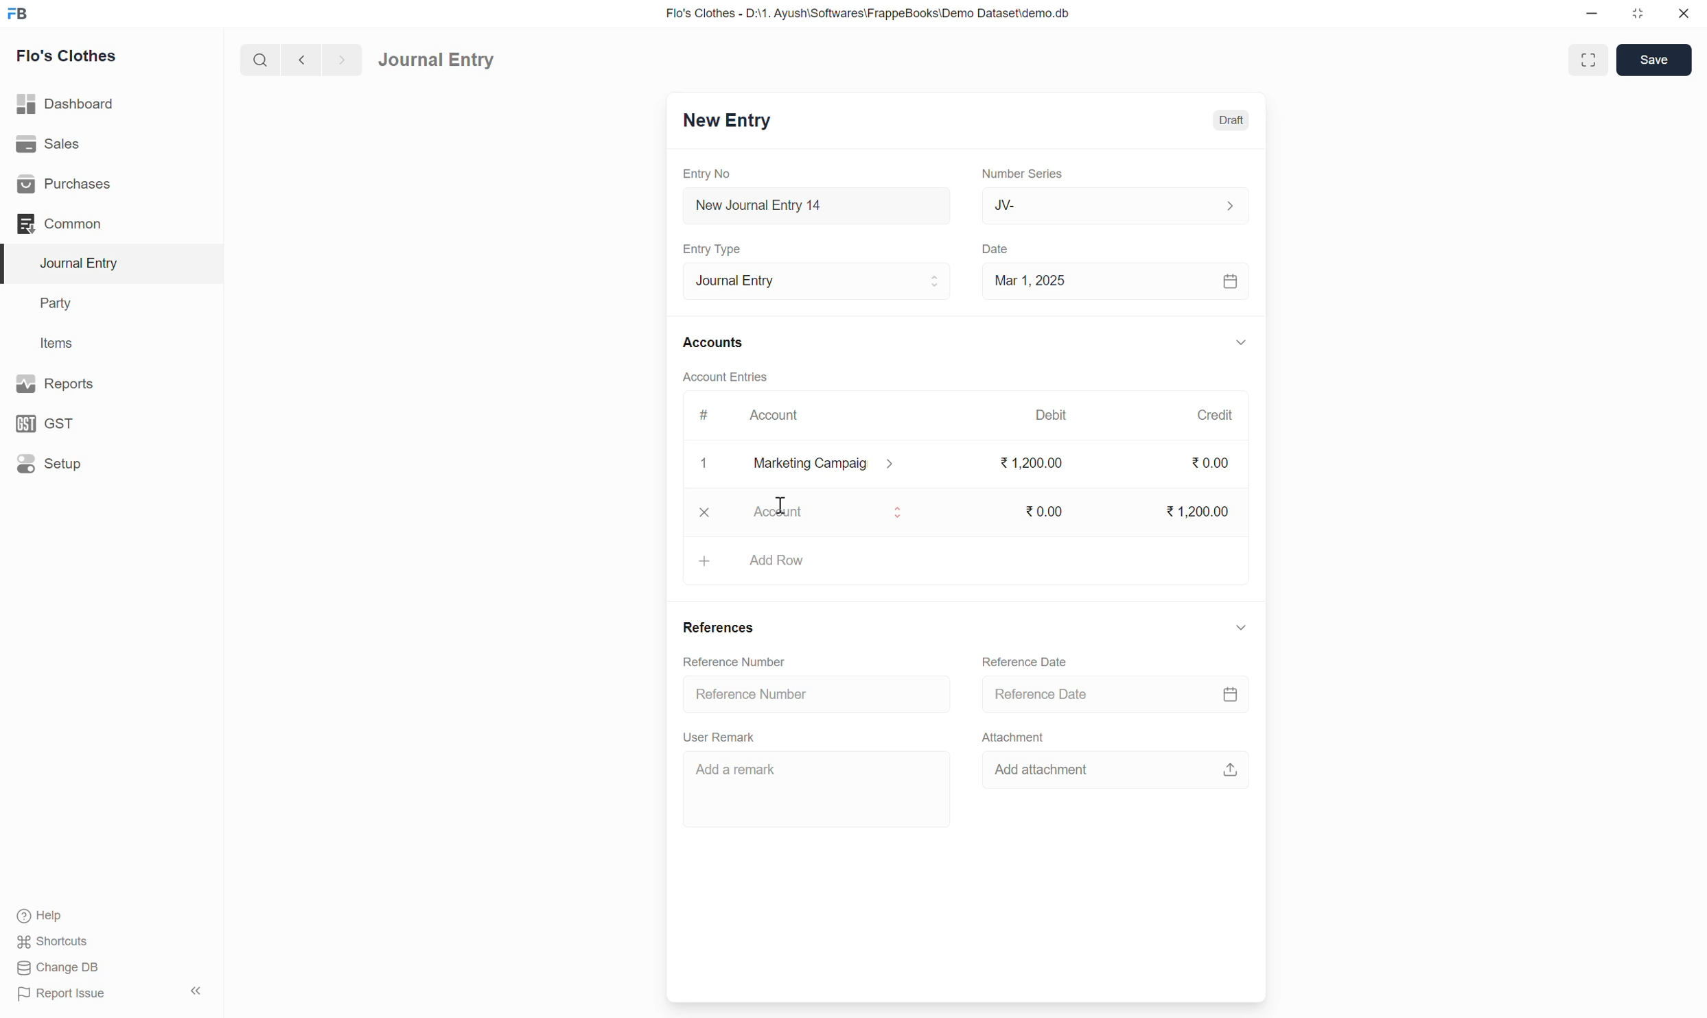 Image resolution: width=1707 pixels, height=1018 pixels. Describe the element at coordinates (1043, 693) in the screenshot. I see `Reference Date` at that location.